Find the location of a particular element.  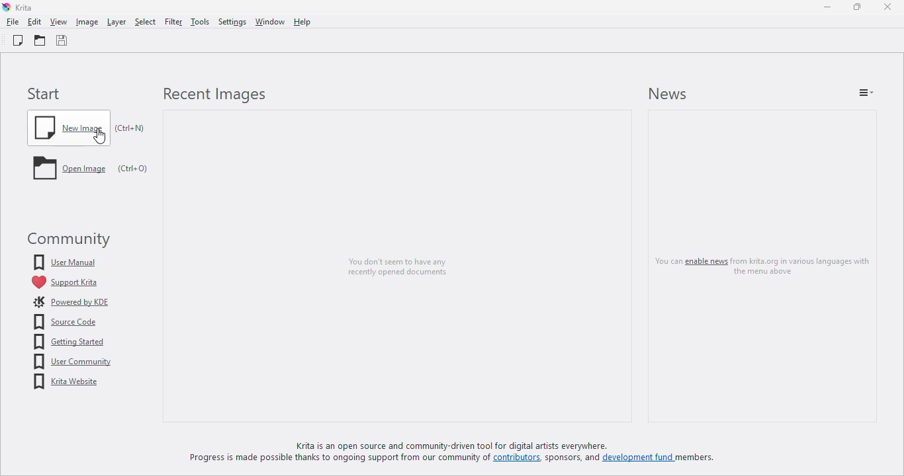

members. is located at coordinates (700, 460).